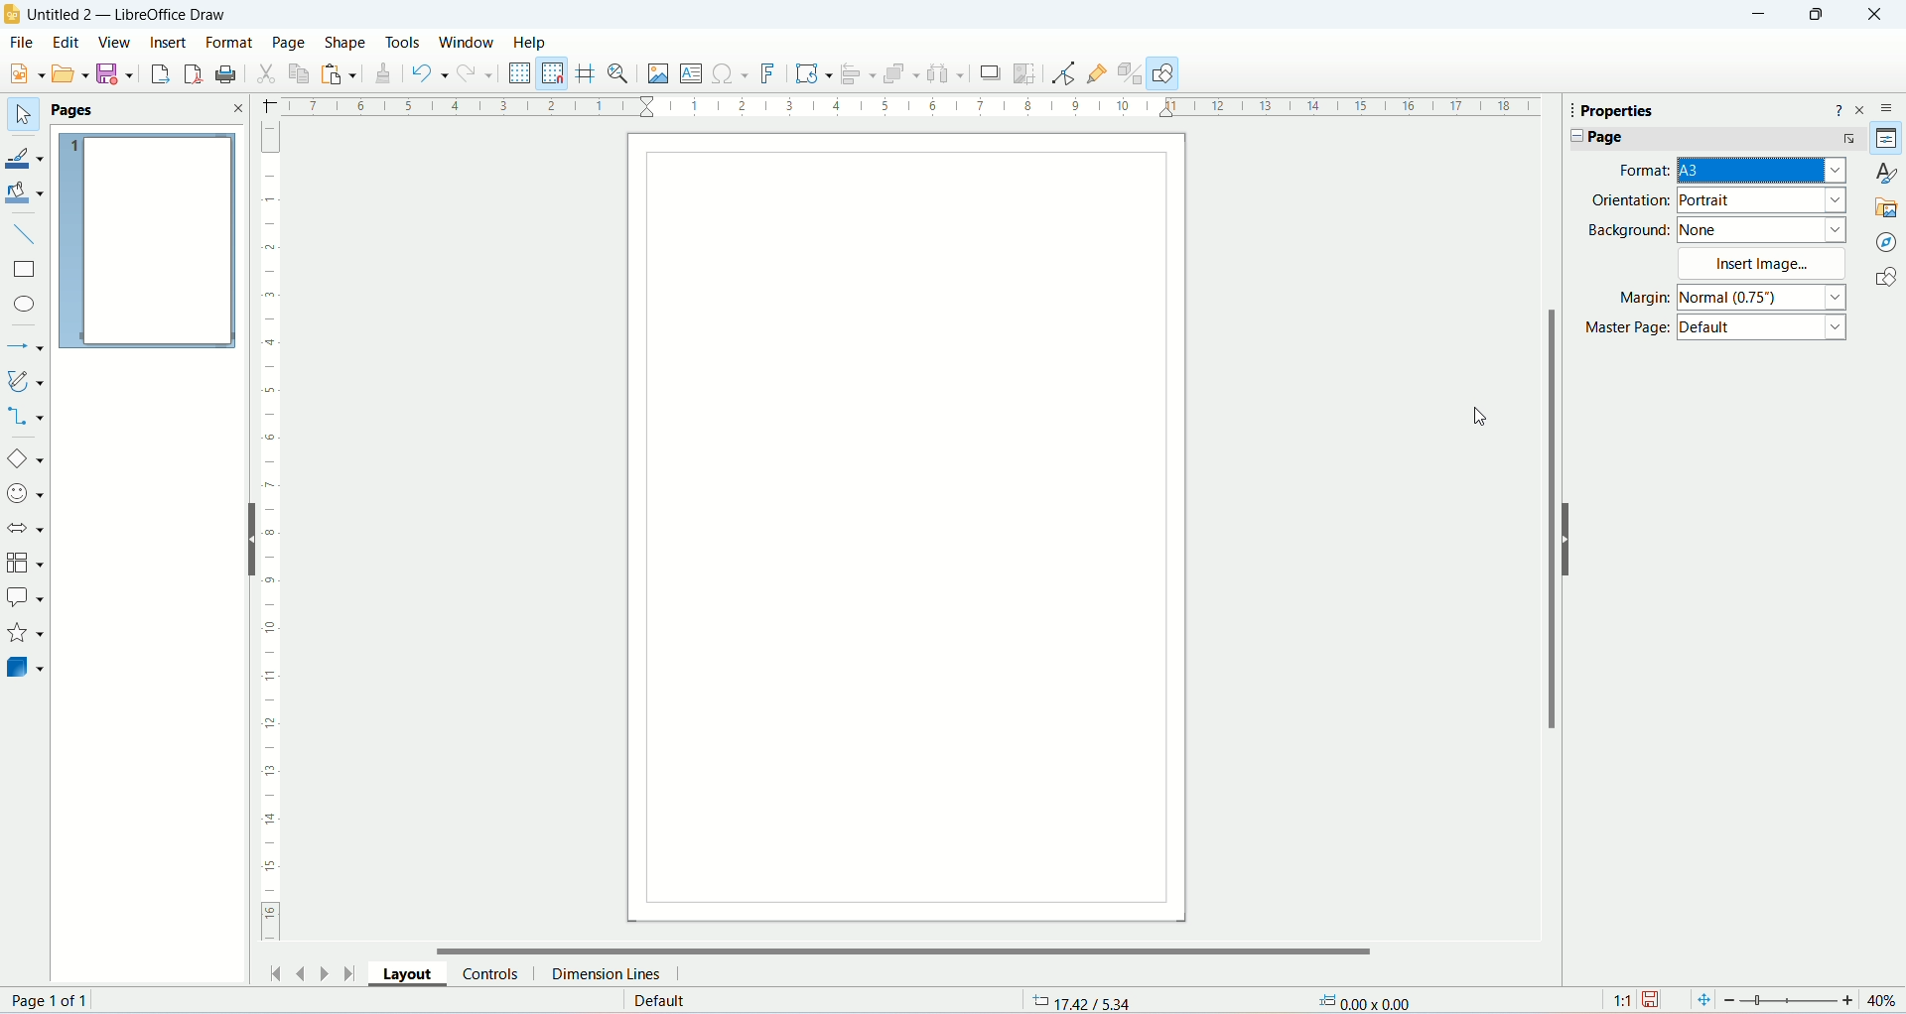  What do you see at coordinates (1367, 1000) in the screenshot?
I see `dimensions` at bounding box center [1367, 1000].